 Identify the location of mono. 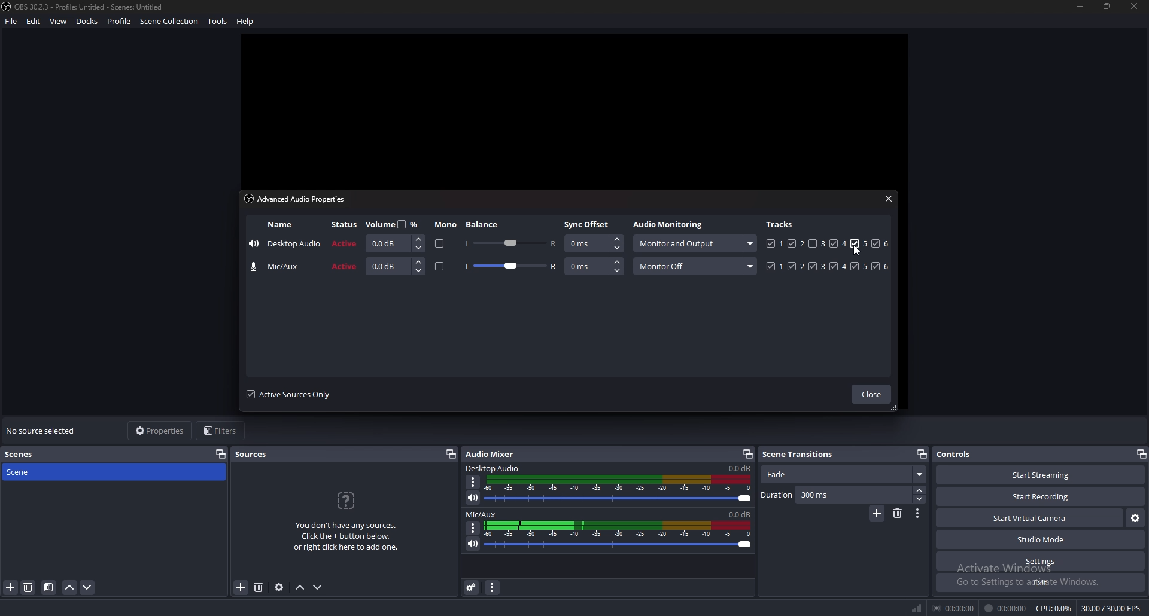
(440, 267).